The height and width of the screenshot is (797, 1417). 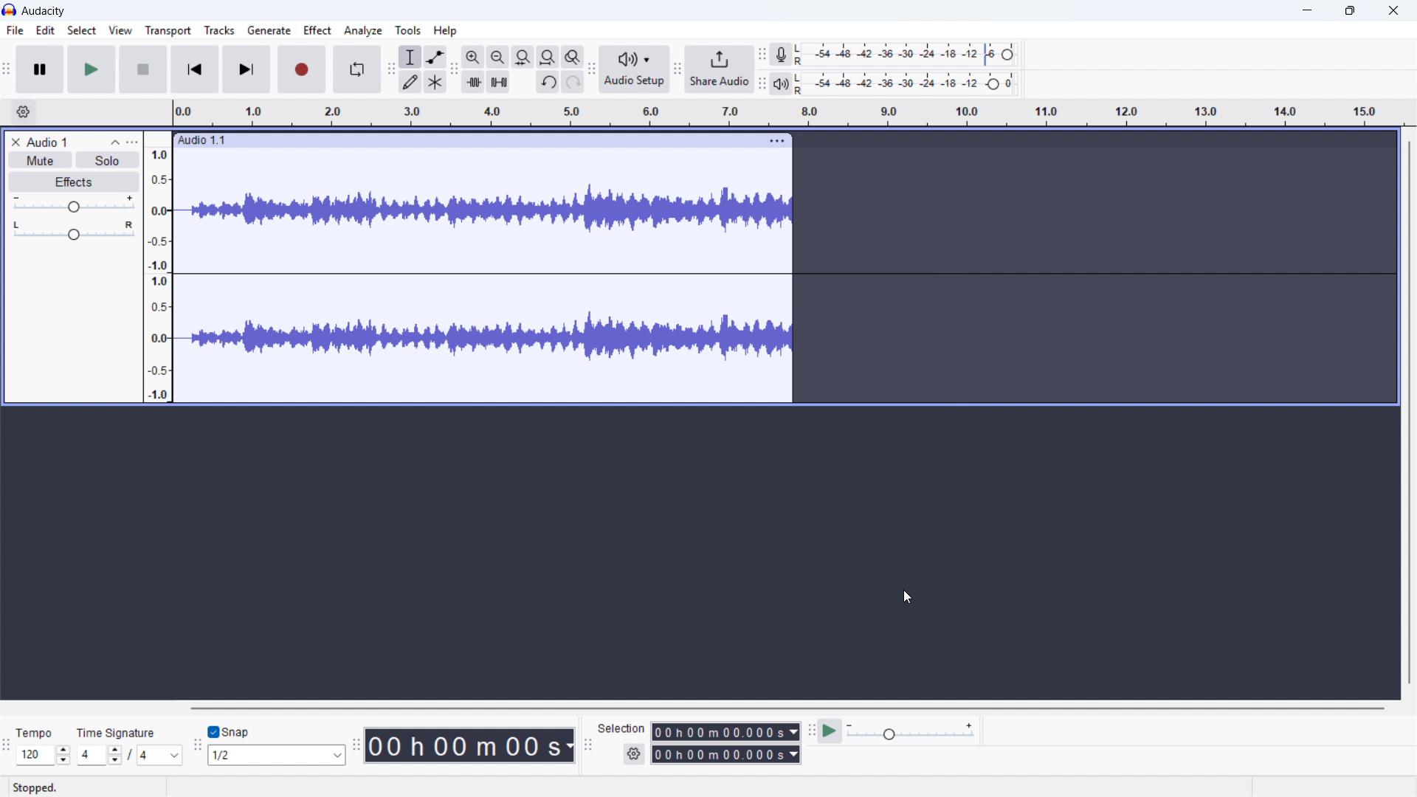 I want to click on Selection start time , so click(x=725, y=731).